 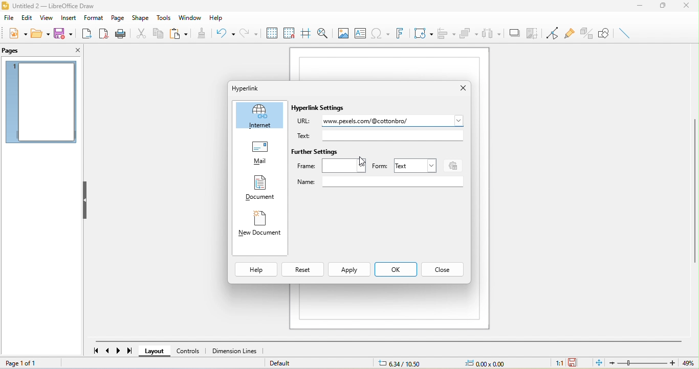 What do you see at coordinates (121, 33) in the screenshot?
I see `print` at bounding box center [121, 33].